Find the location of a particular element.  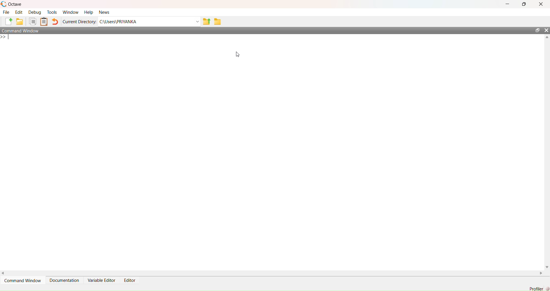

Profiler is located at coordinates (536, 288).